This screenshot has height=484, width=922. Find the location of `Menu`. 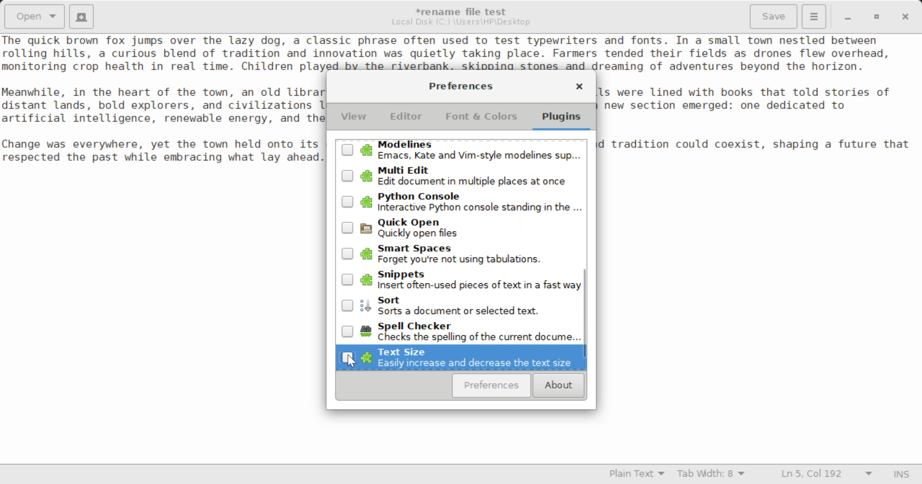

Menu is located at coordinates (813, 15).